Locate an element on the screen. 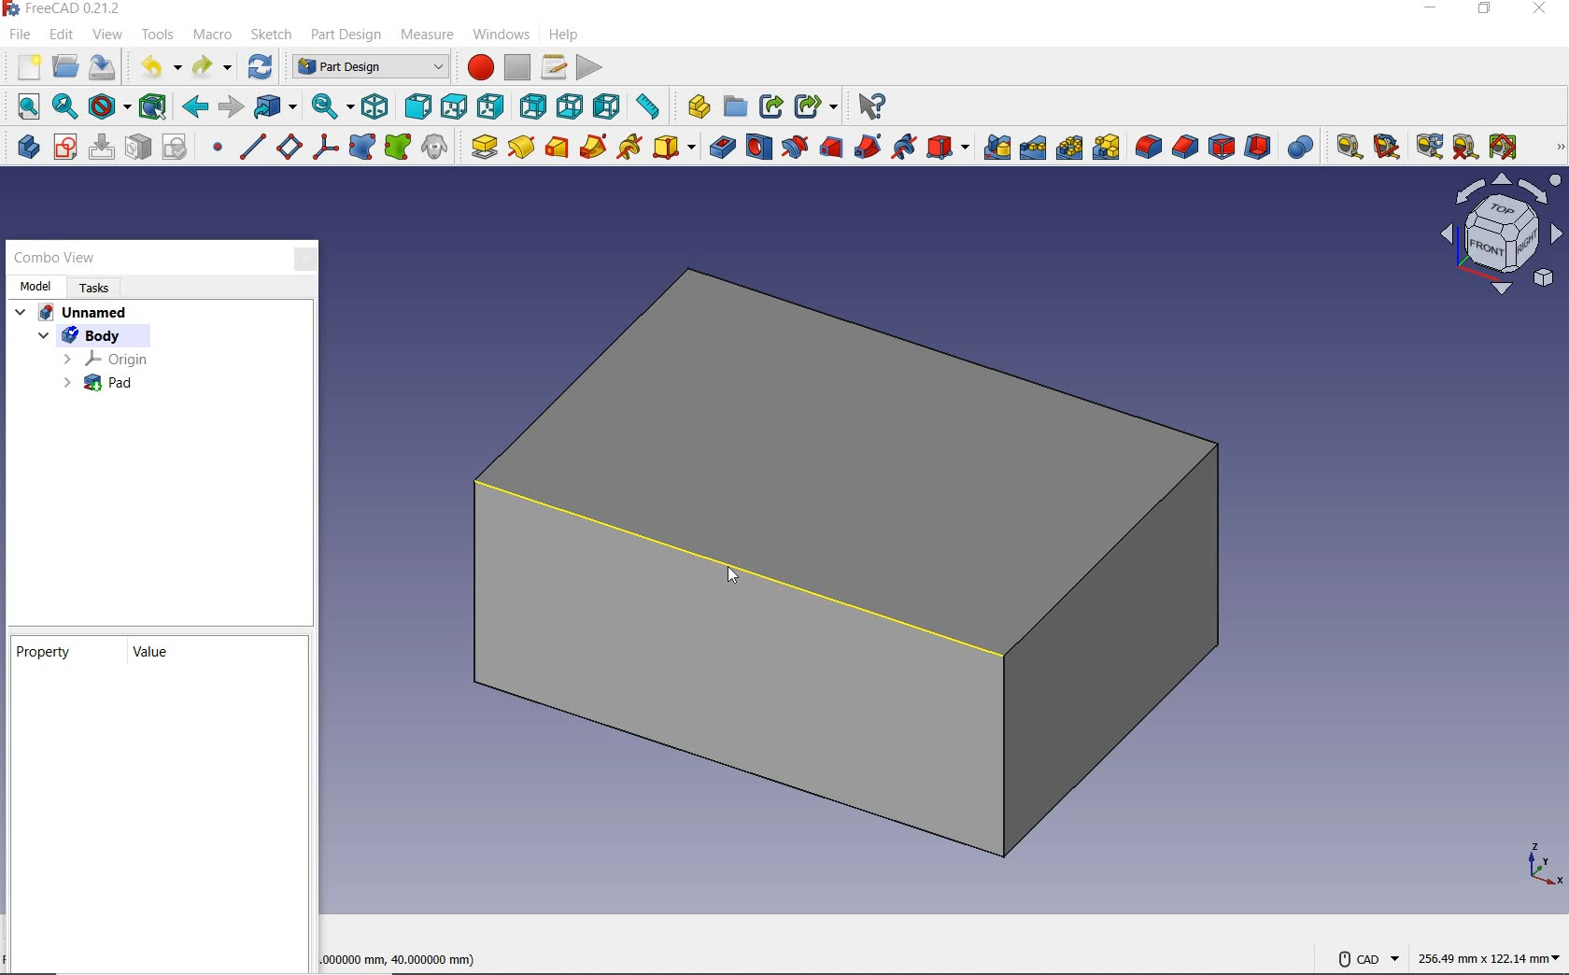 The height and width of the screenshot is (975, 1569). clear all is located at coordinates (1465, 150).